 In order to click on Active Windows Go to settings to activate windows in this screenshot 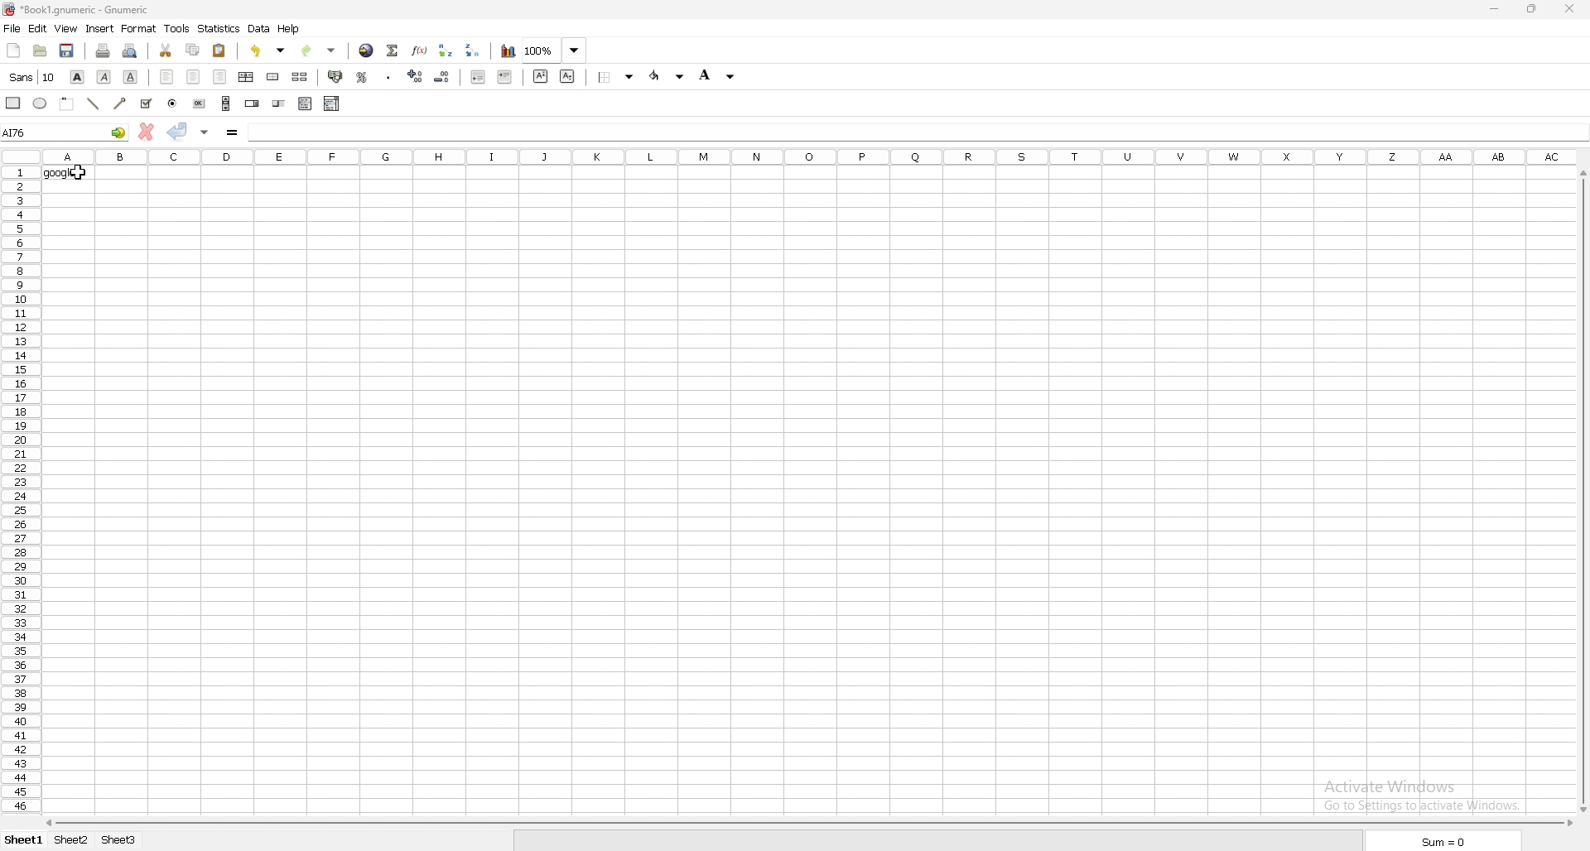, I will do `click(1421, 791)`.